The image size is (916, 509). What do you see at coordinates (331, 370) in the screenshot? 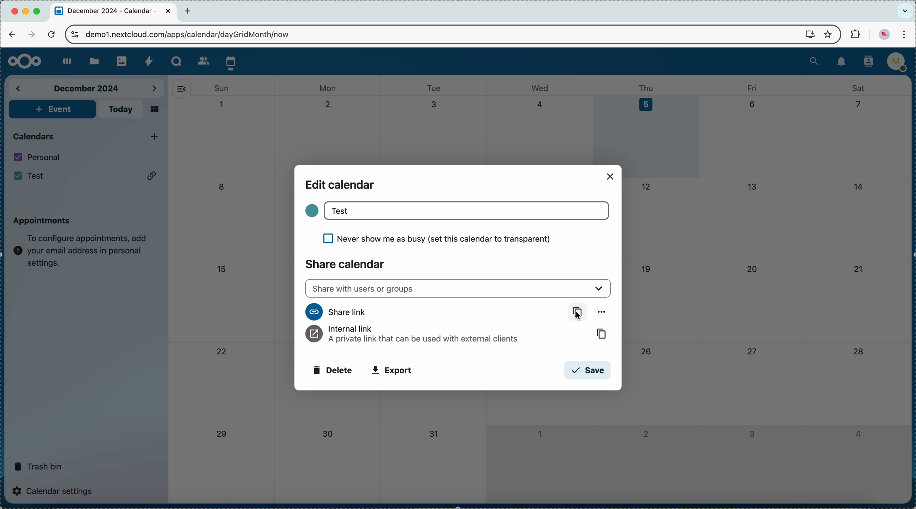
I see `delete` at bounding box center [331, 370].